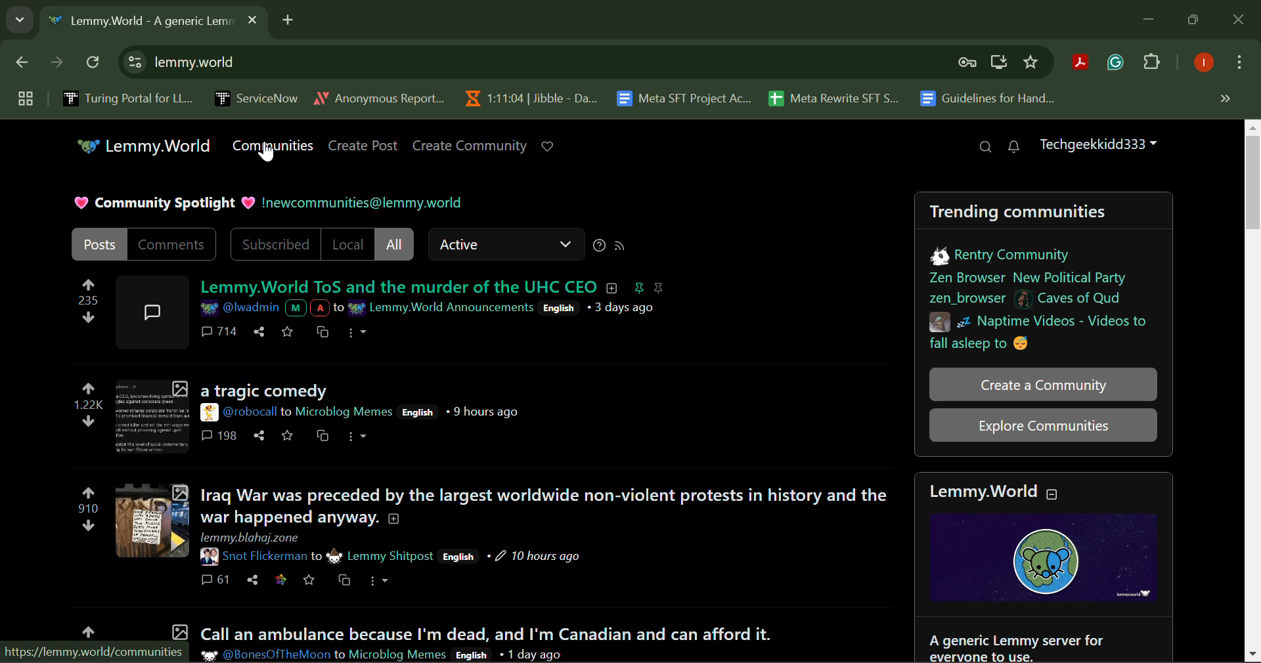 This screenshot has height=663, width=1261. I want to click on Group Tabs, so click(25, 98).